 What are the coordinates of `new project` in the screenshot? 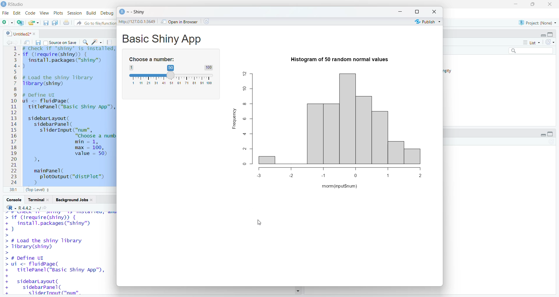 It's located at (20, 23).